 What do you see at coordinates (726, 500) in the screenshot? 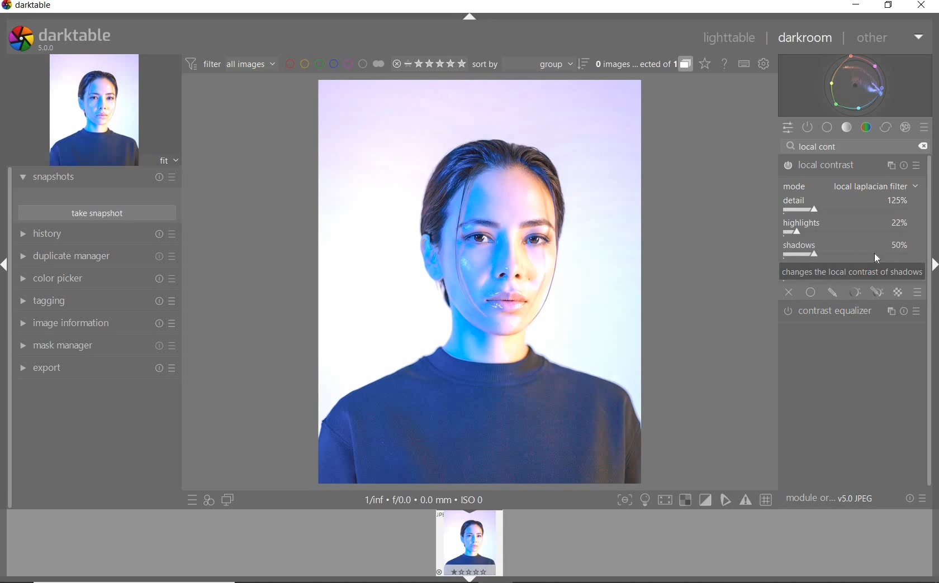
I see `Button` at bounding box center [726, 500].